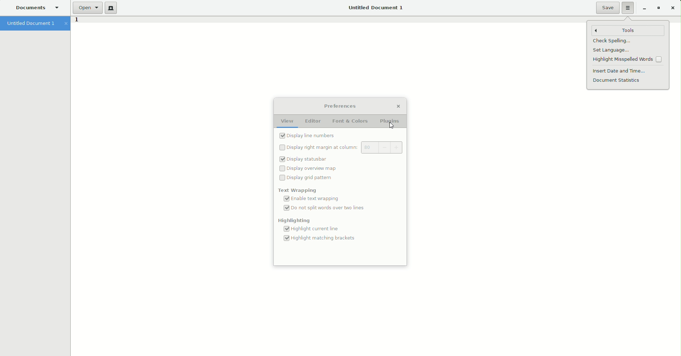 This screenshot has width=681, height=356. Describe the element at coordinates (380, 147) in the screenshot. I see `-` at that location.